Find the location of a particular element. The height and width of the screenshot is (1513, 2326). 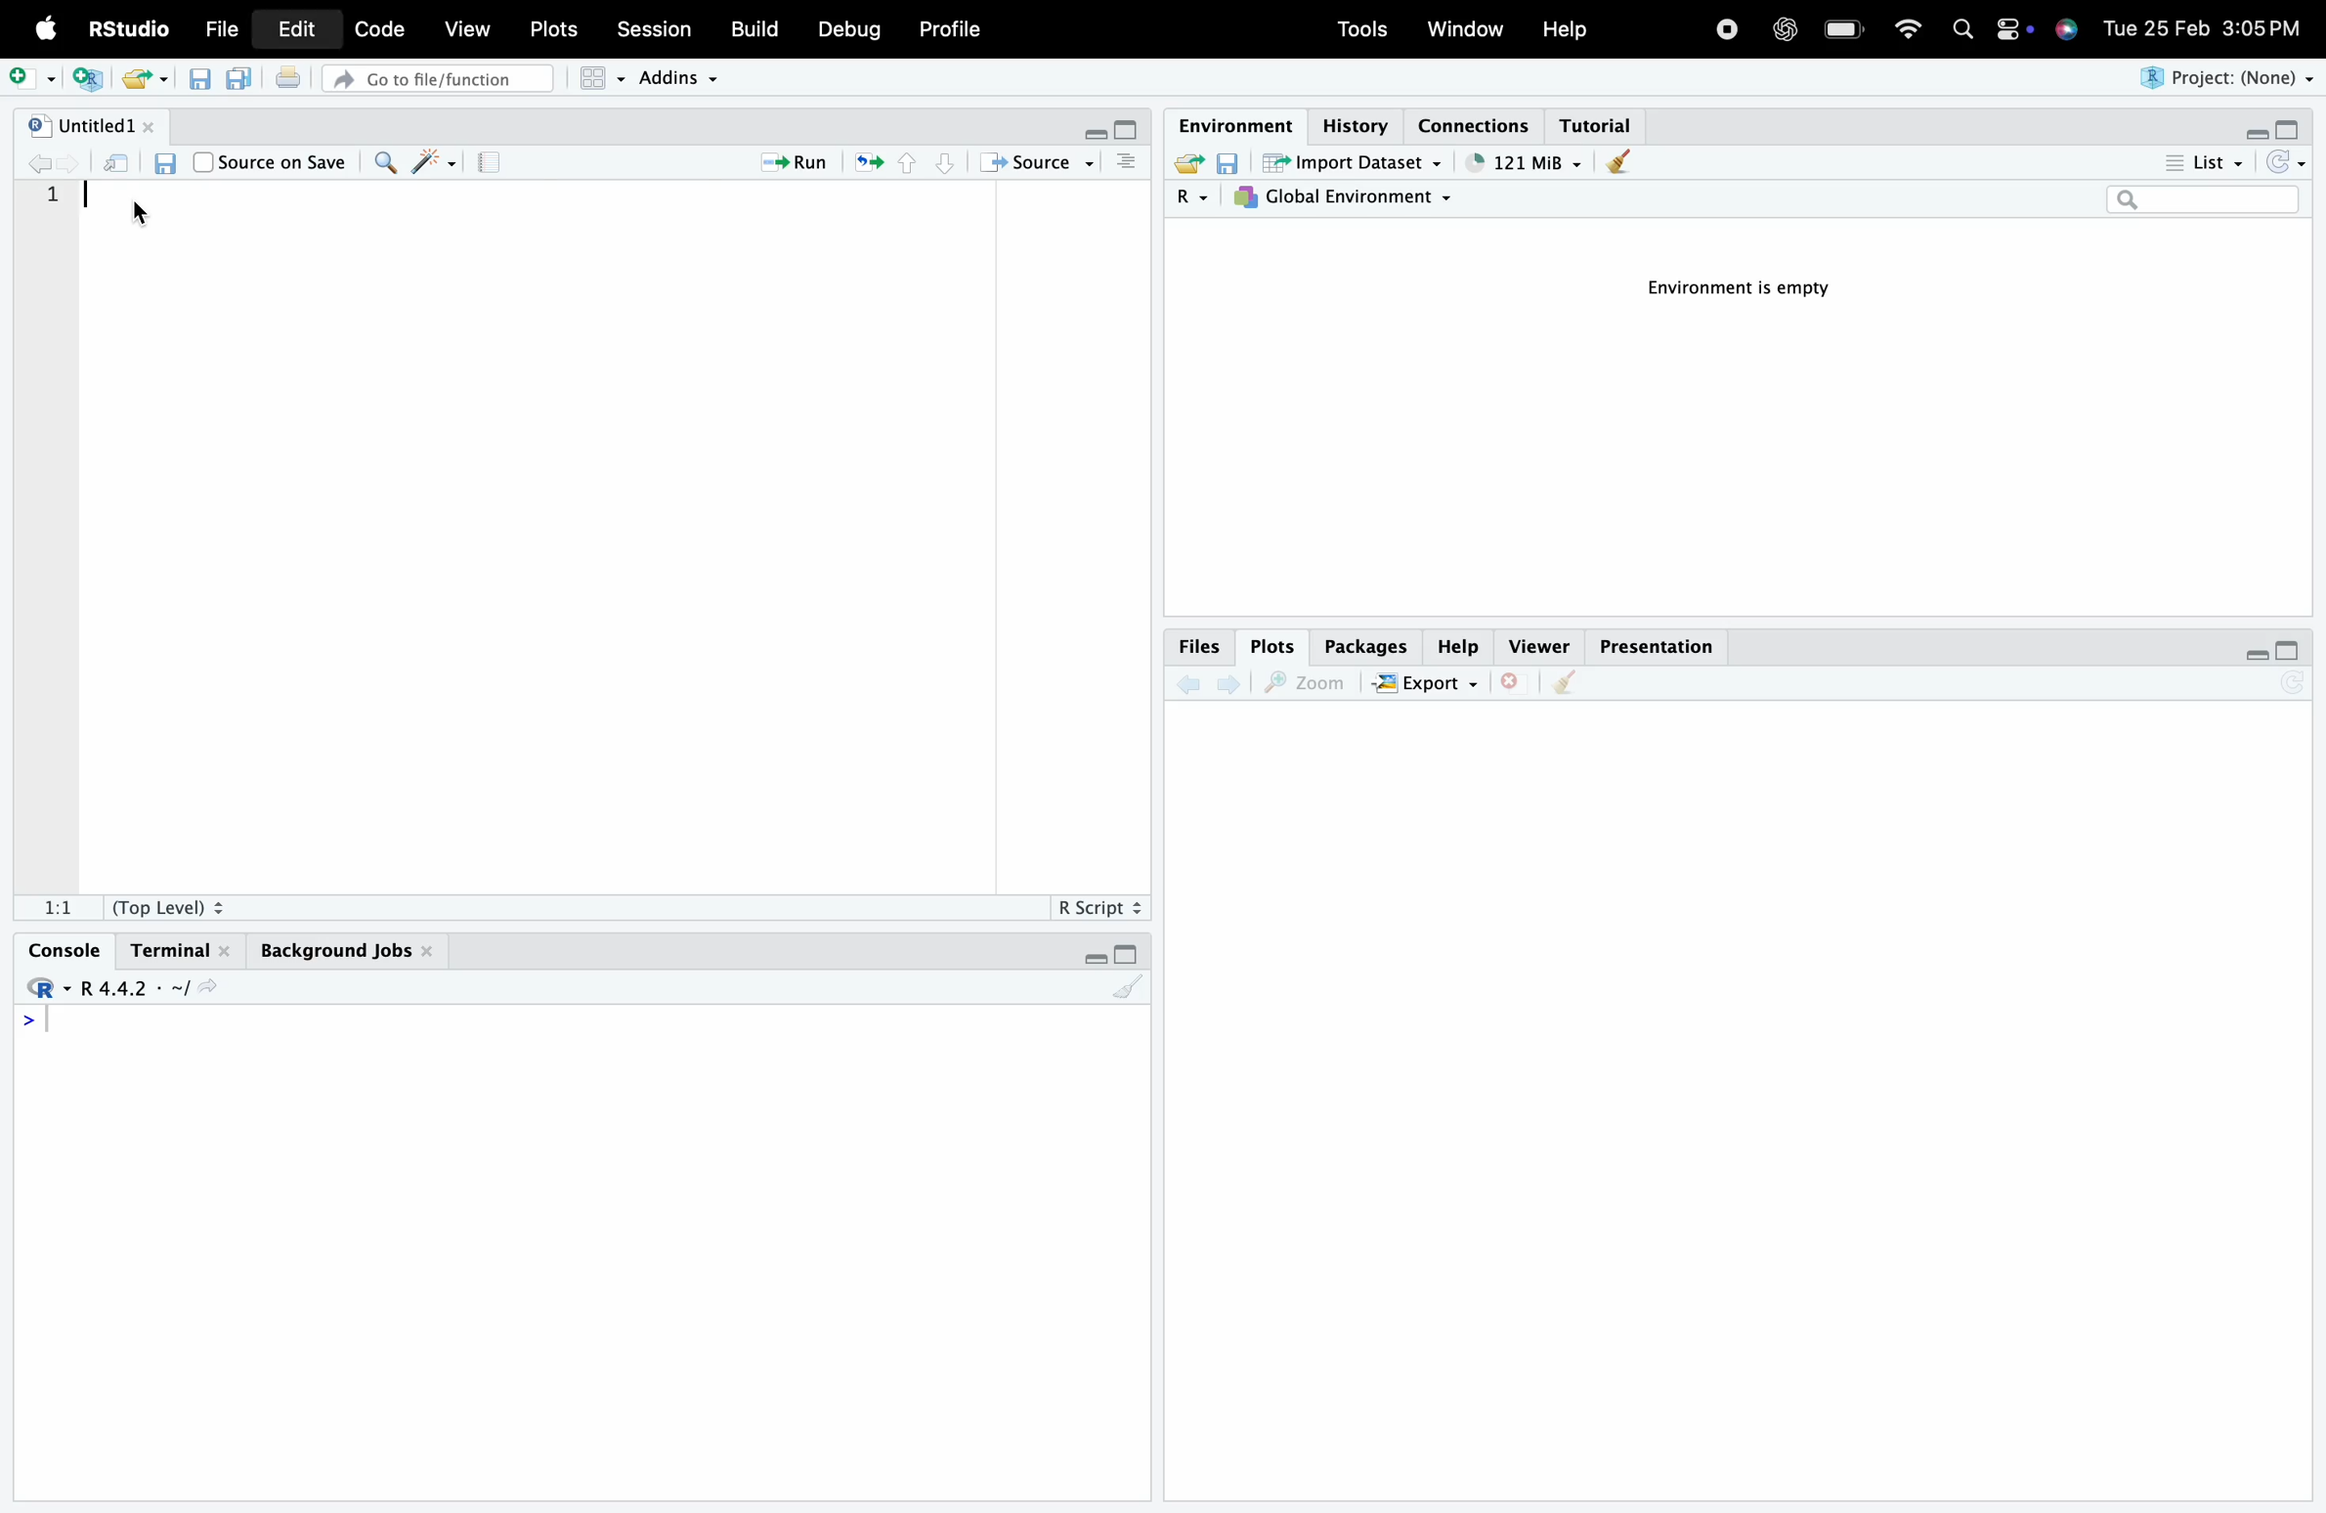

1:1 is located at coordinates (57, 907).